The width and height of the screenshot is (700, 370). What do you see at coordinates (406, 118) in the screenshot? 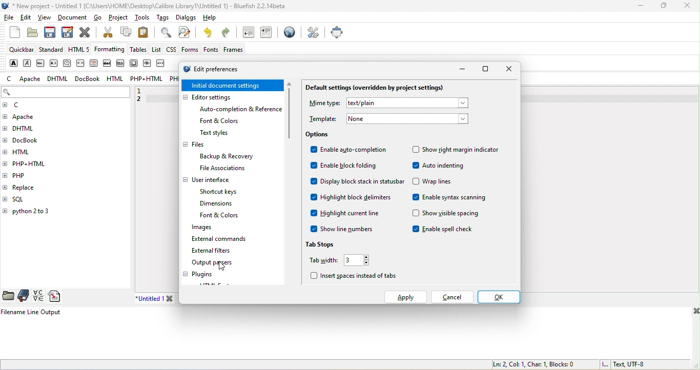
I see `none` at bounding box center [406, 118].